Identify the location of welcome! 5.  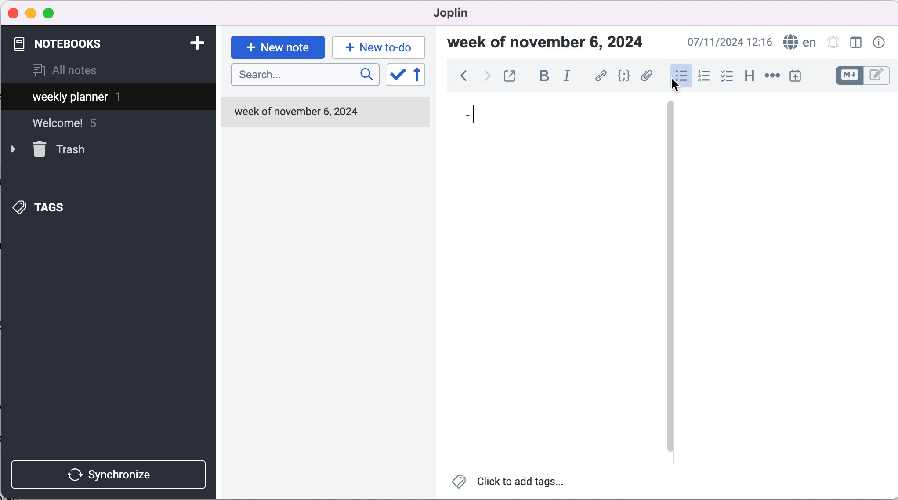
(76, 127).